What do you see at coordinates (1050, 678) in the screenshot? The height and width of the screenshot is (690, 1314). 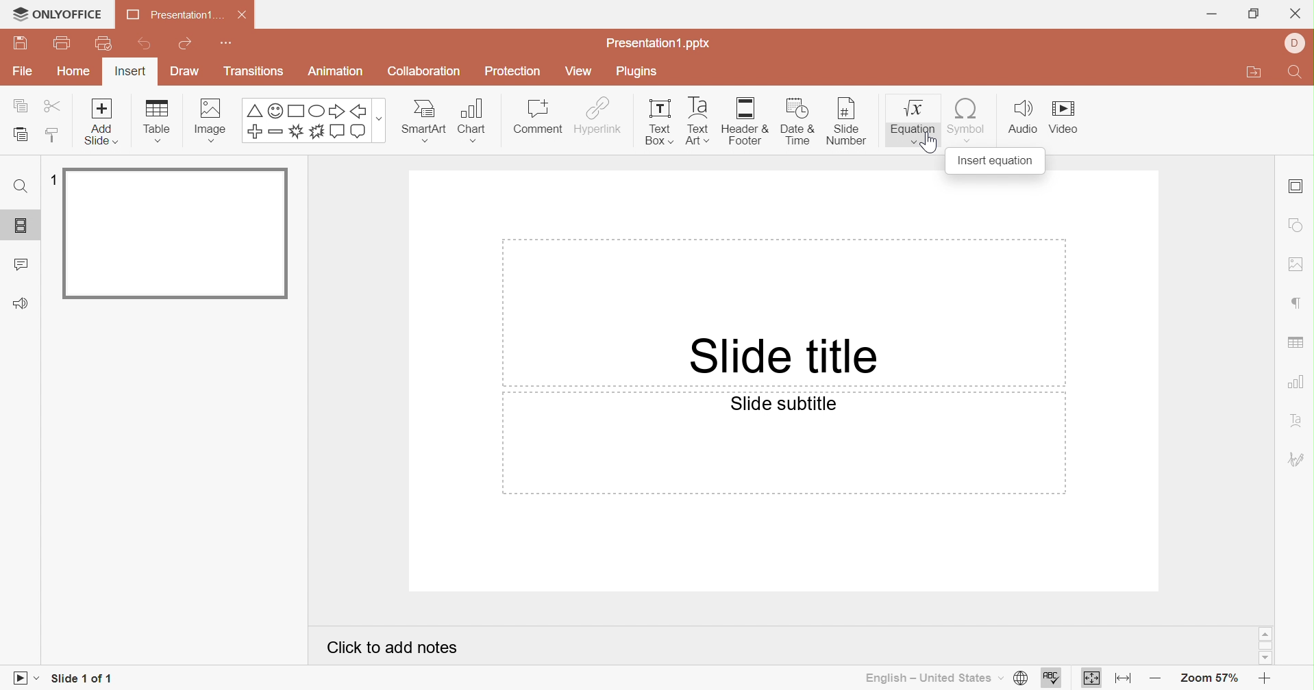 I see `Spell checking` at bounding box center [1050, 678].